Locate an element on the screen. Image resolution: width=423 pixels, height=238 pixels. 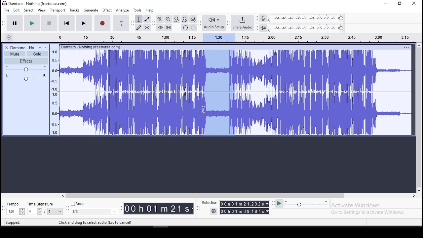
file is located at coordinates (7, 10).